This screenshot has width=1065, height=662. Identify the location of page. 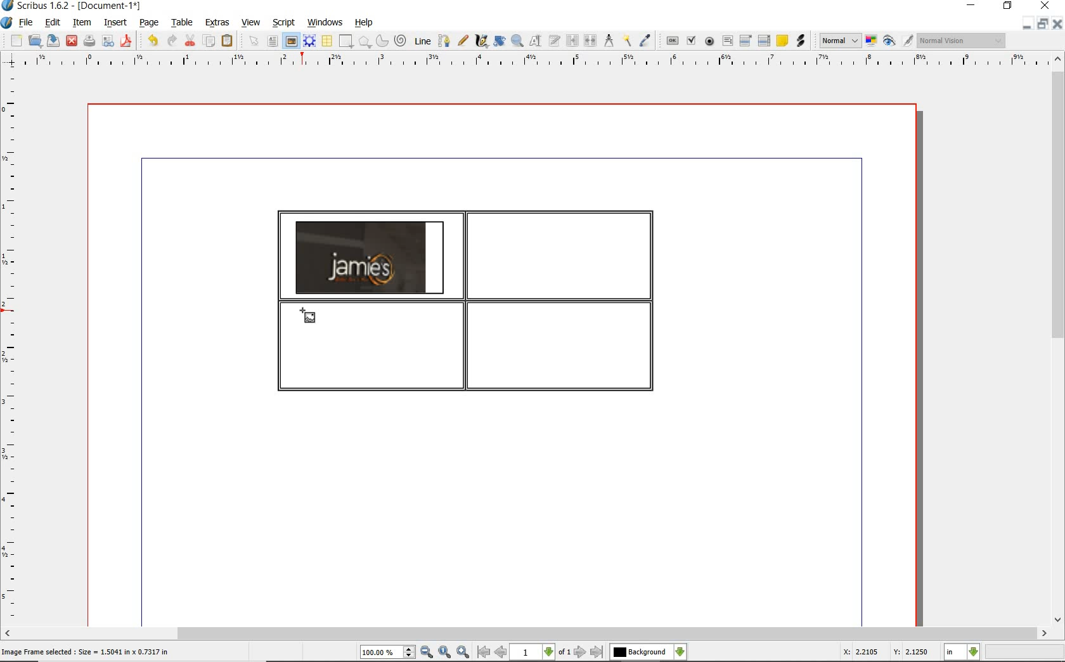
(149, 23).